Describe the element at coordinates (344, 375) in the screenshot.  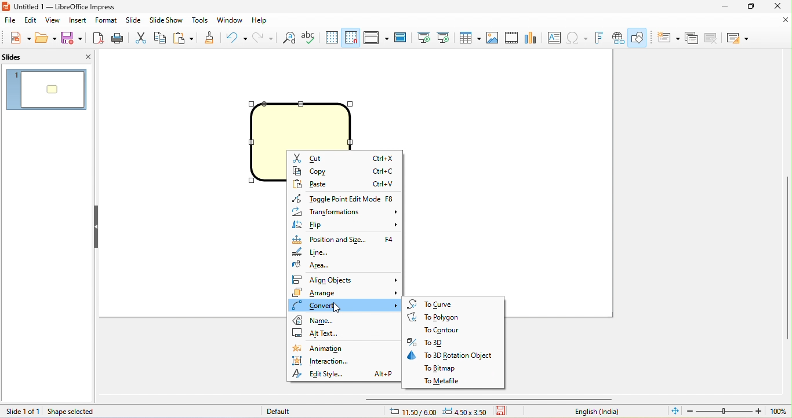
I see `edit style` at that location.